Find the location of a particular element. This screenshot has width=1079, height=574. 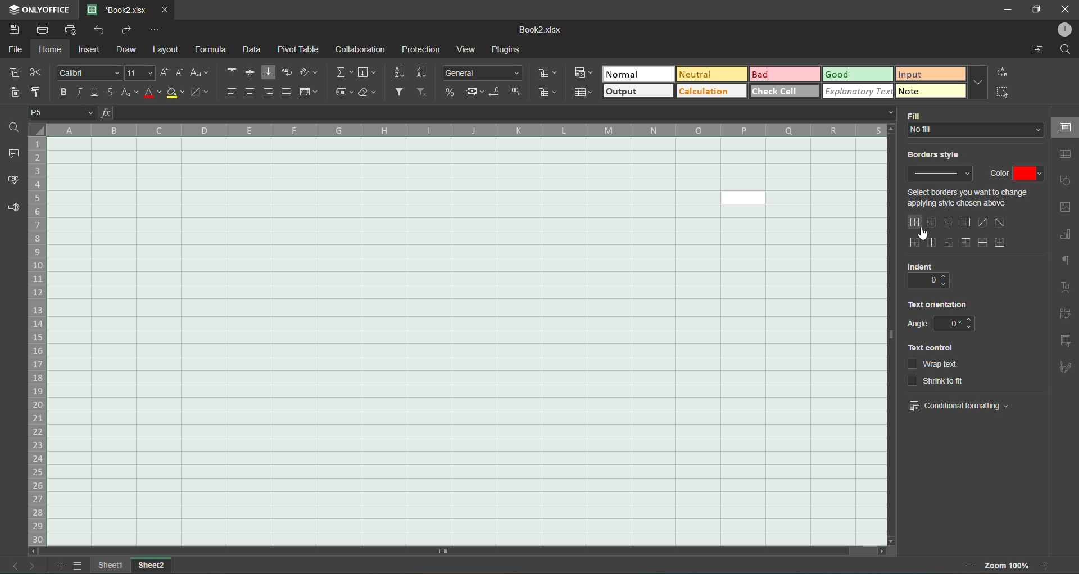

pivot table is located at coordinates (299, 49).